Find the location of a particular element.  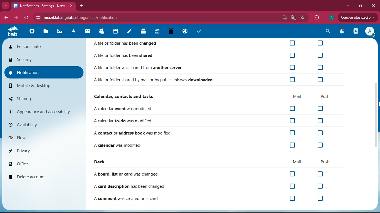

Afile or folder was shared from another server is located at coordinates (138, 68).